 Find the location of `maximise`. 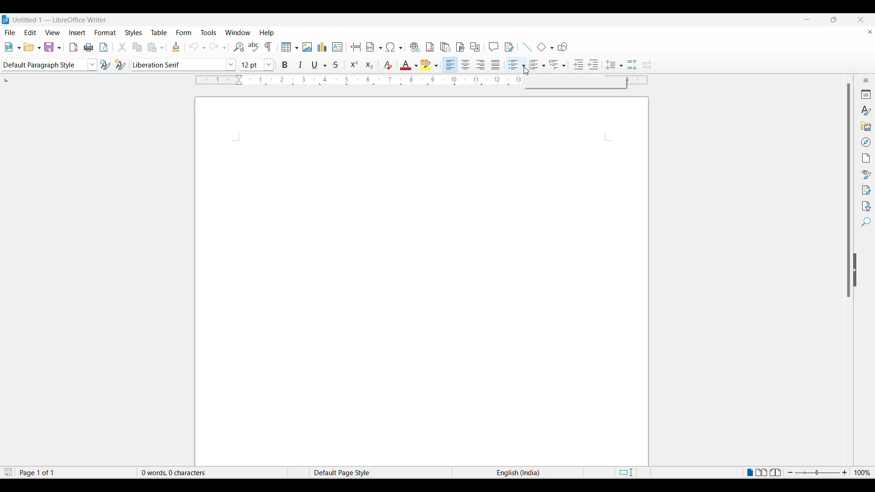

maximise is located at coordinates (832, 20).